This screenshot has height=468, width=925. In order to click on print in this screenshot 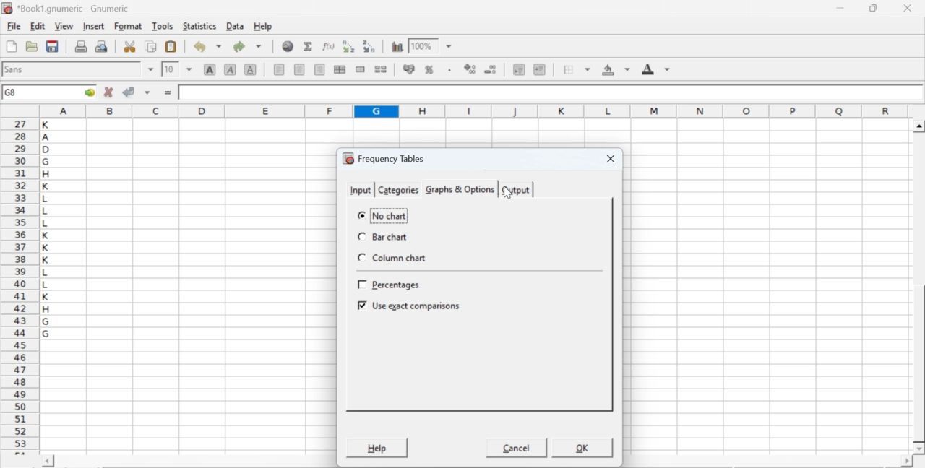, I will do `click(81, 45)`.